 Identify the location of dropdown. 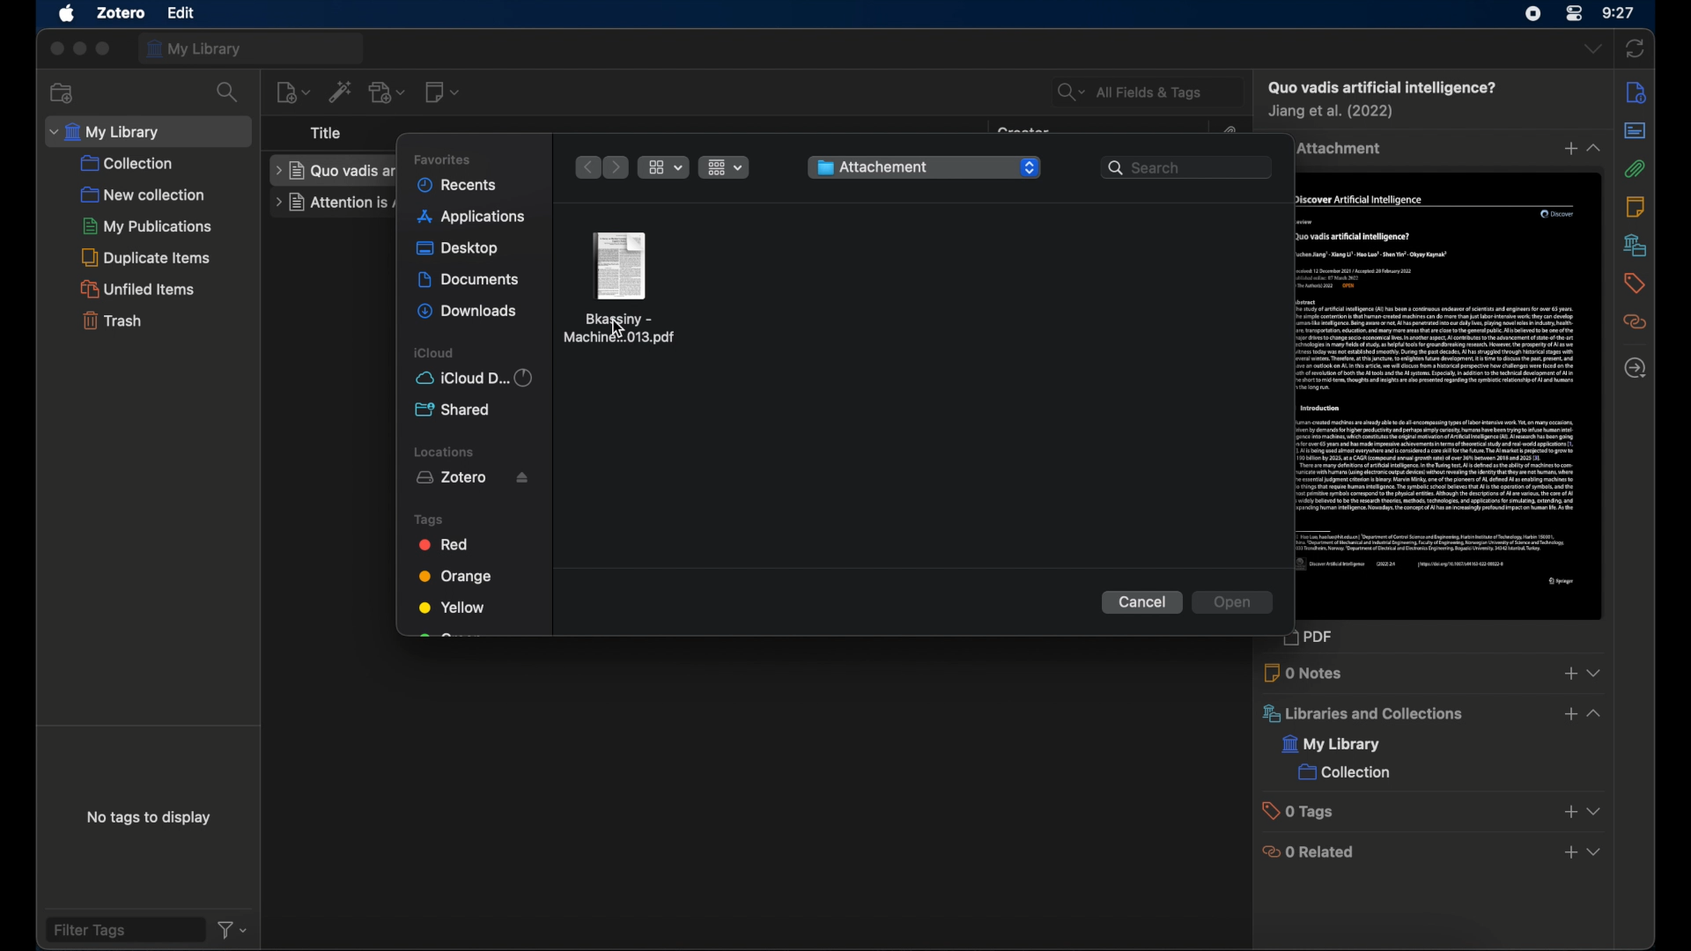
(1029, 168).